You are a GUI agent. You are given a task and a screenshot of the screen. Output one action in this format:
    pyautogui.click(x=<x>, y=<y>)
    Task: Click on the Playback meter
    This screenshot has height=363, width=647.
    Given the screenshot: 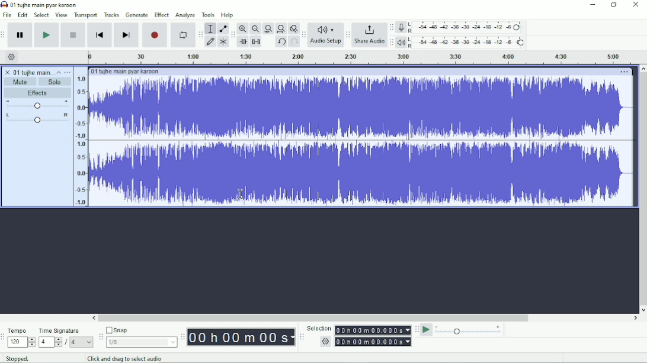 What is the action you would take?
    pyautogui.click(x=463, y=43)
    